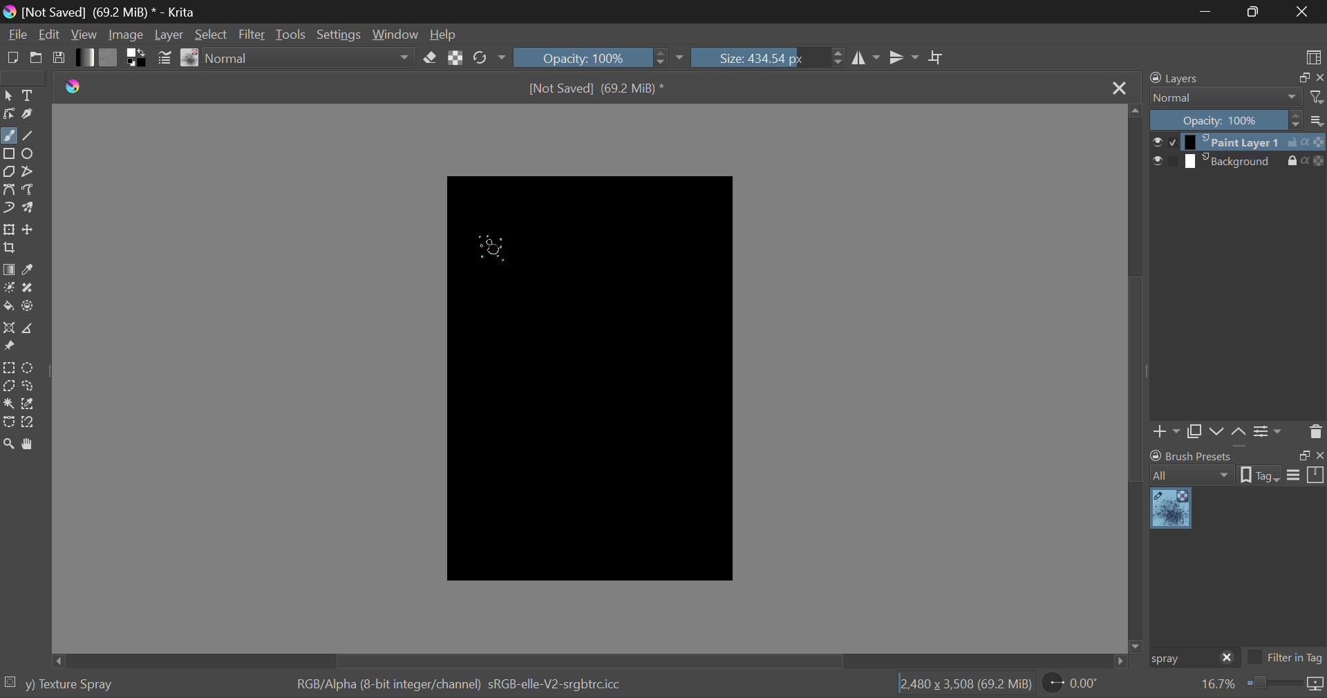 This screenshot has height=698, width=1327. I want to click on Choose Workspace, so click(1313, 57).